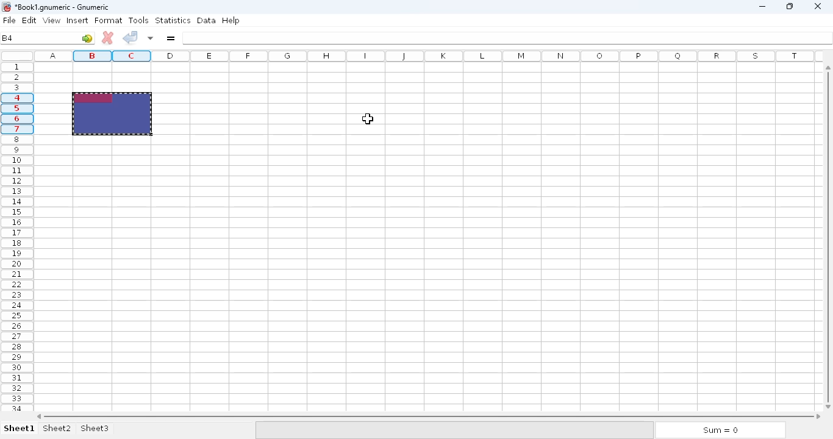 The image size is (833, 439). What do you see at coordinates (138, 20) in the screenshot?
I see `tools` at bounding box center [138, 20].